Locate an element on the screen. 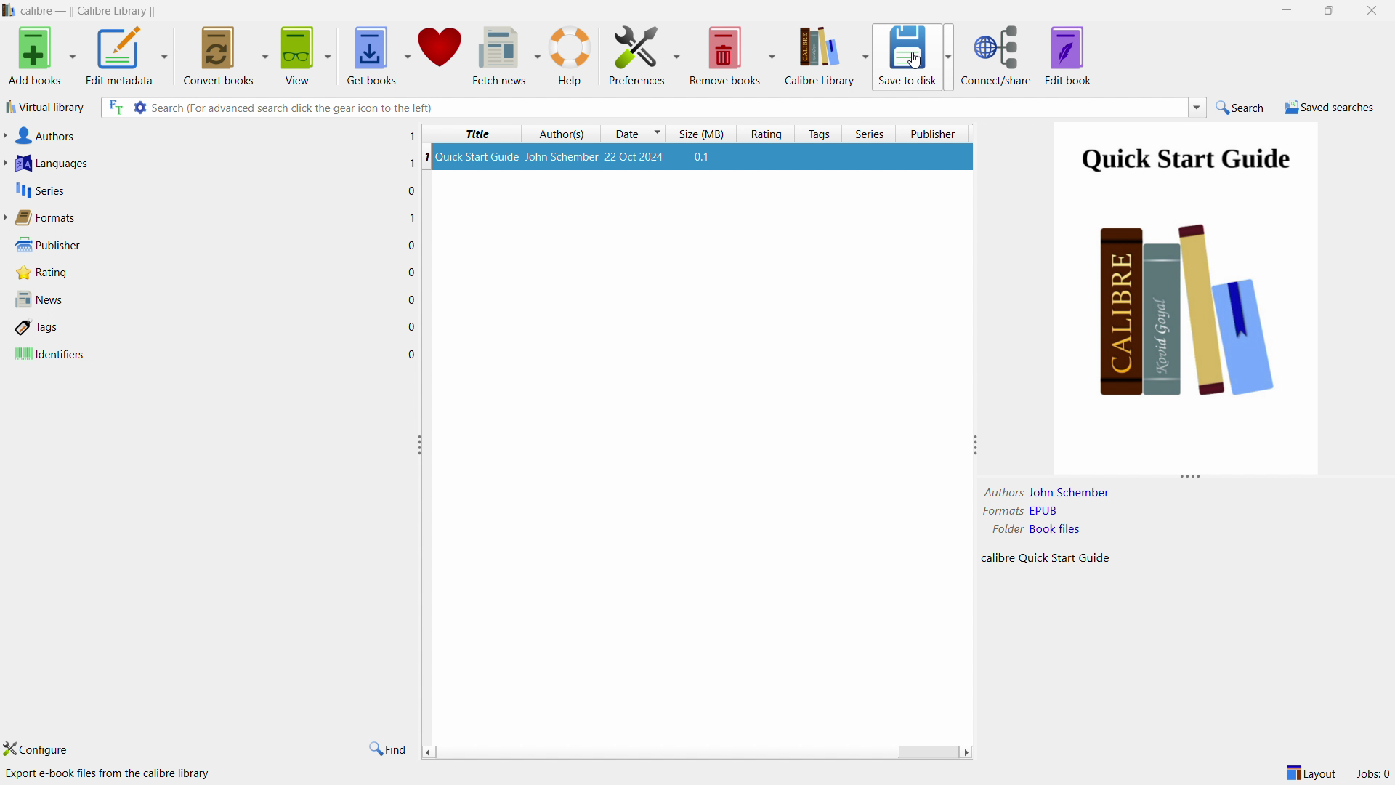 The height and width of the screenshot is (785, 1395). layout is located at coordinates (1306, 773).